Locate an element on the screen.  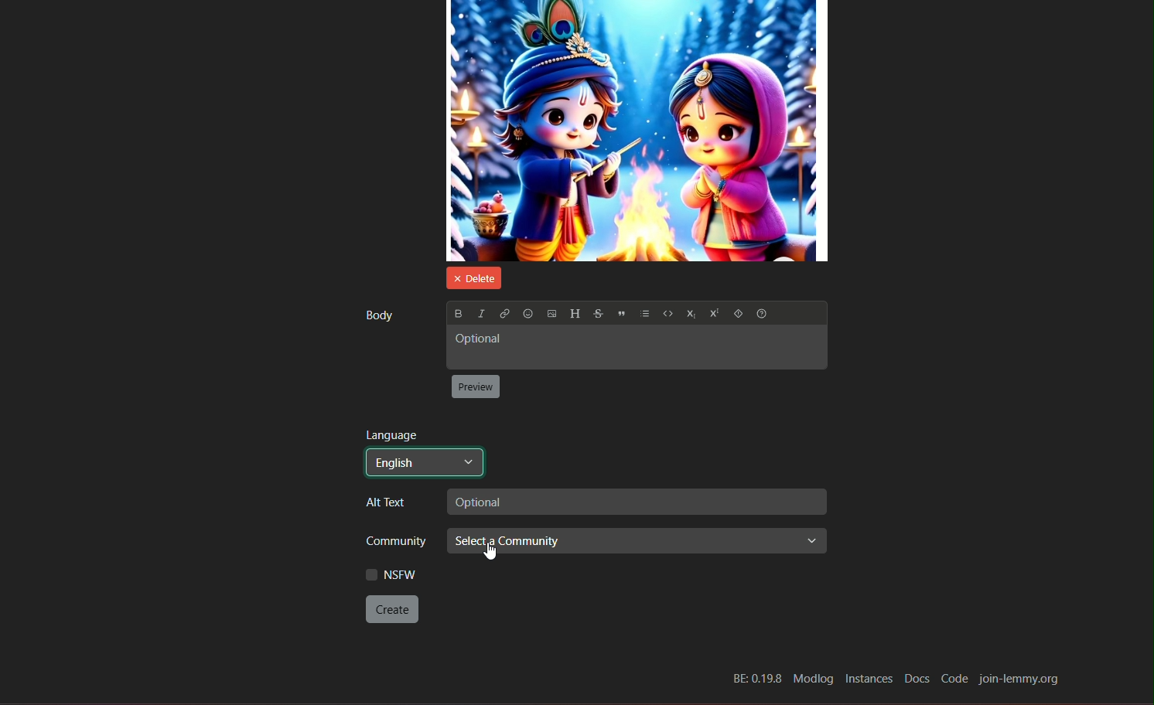
quote is located at coordinates (622, 315).